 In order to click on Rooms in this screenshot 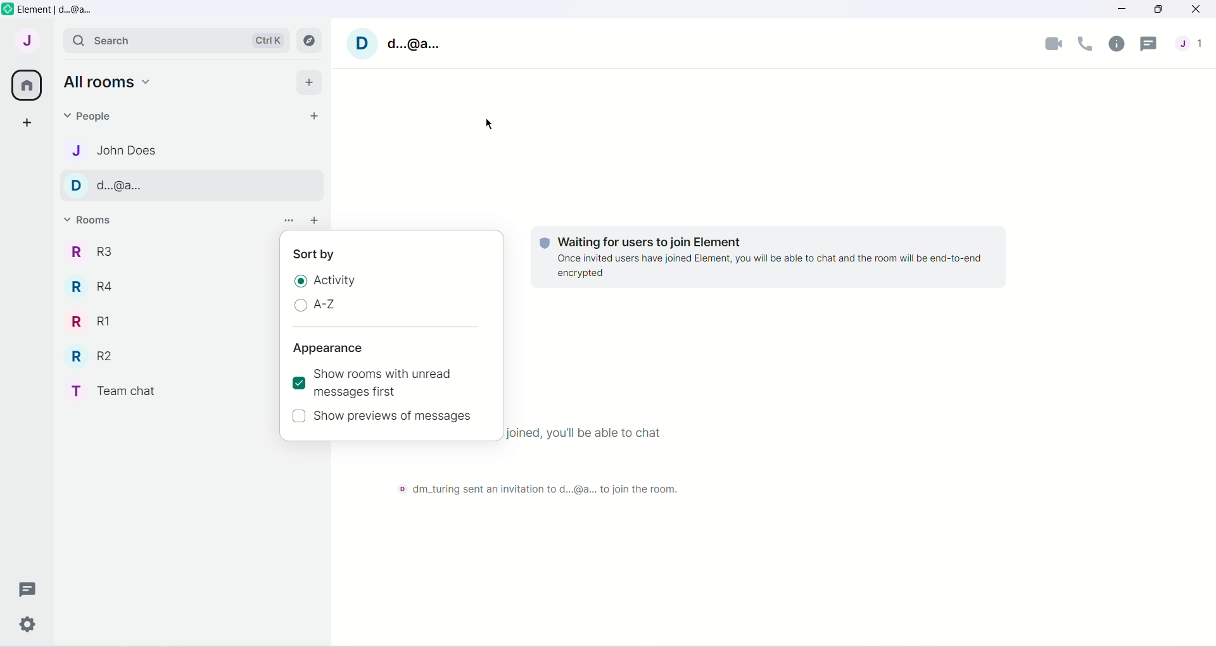, I will do `click(94, 222)`.